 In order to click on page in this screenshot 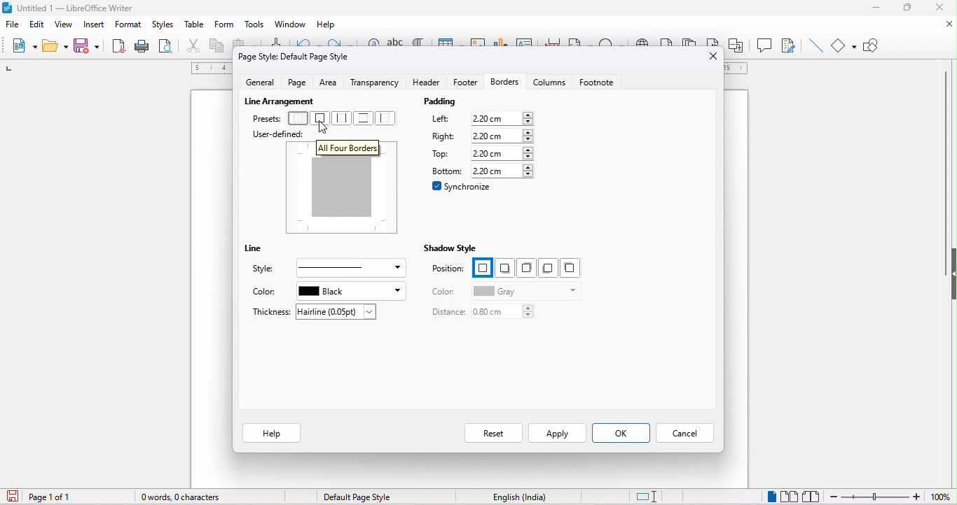, I will do `click(298, 83)`.